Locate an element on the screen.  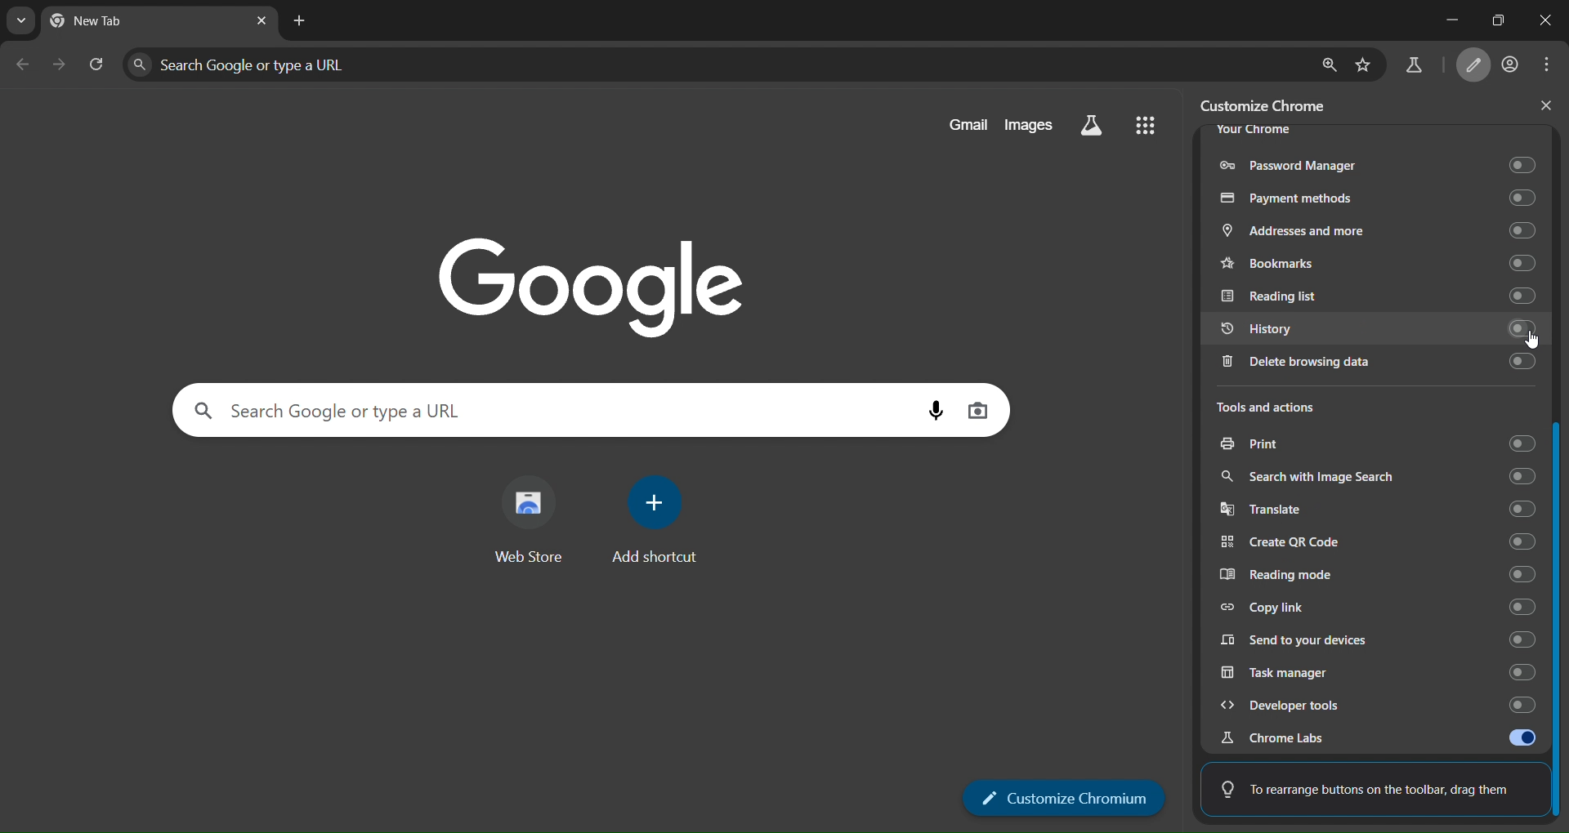
restore down is located at coordinates (1491, 19).